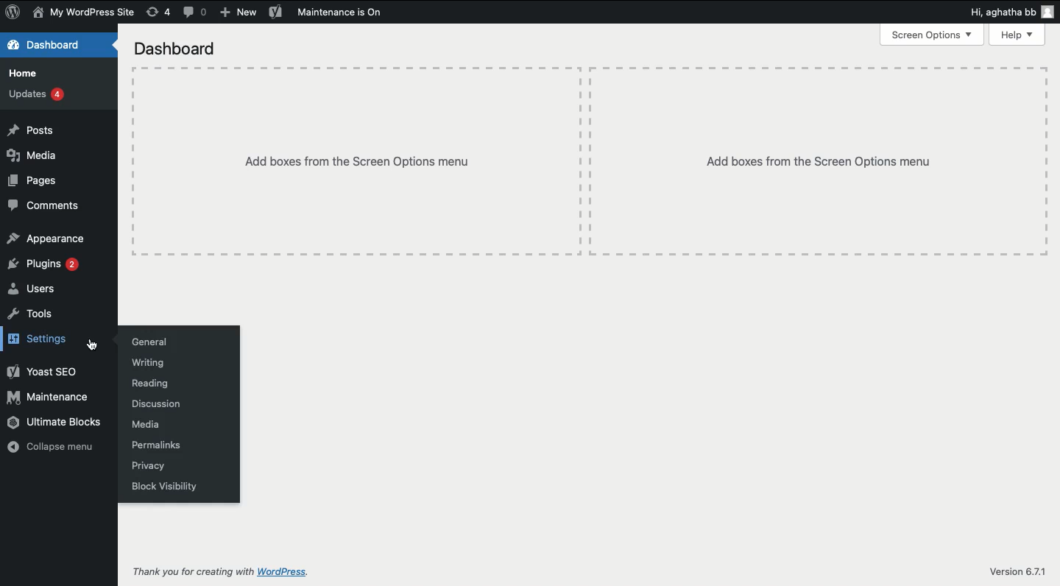 This screenshot has width=1060, height=586. Describe the element at coordinates (930, 35) in the screenshot. I see `screen options` at that location.